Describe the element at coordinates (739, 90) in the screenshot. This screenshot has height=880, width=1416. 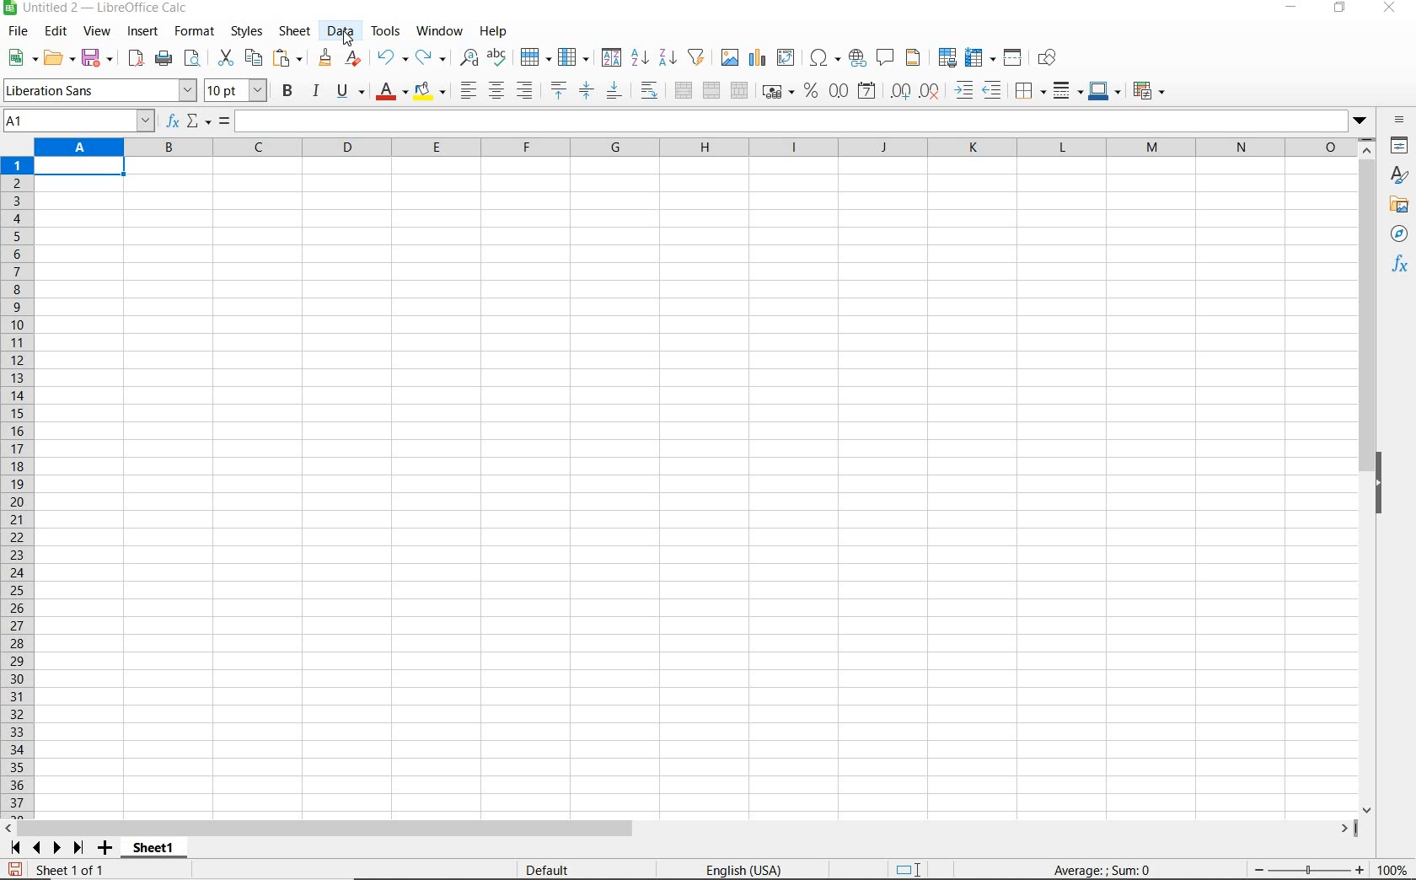
I see `unmerge cells` at that location.